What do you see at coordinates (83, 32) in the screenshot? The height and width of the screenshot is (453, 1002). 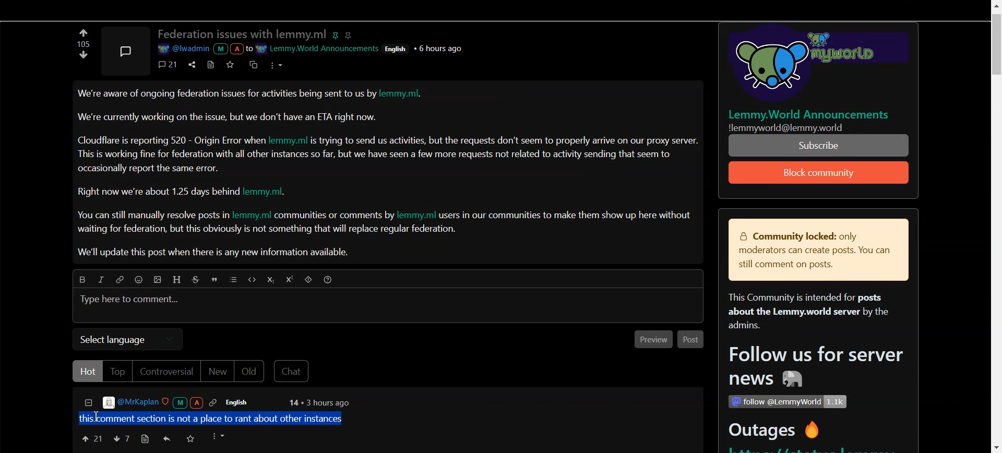 I see `Down vote` at bounding box center [83, 32].